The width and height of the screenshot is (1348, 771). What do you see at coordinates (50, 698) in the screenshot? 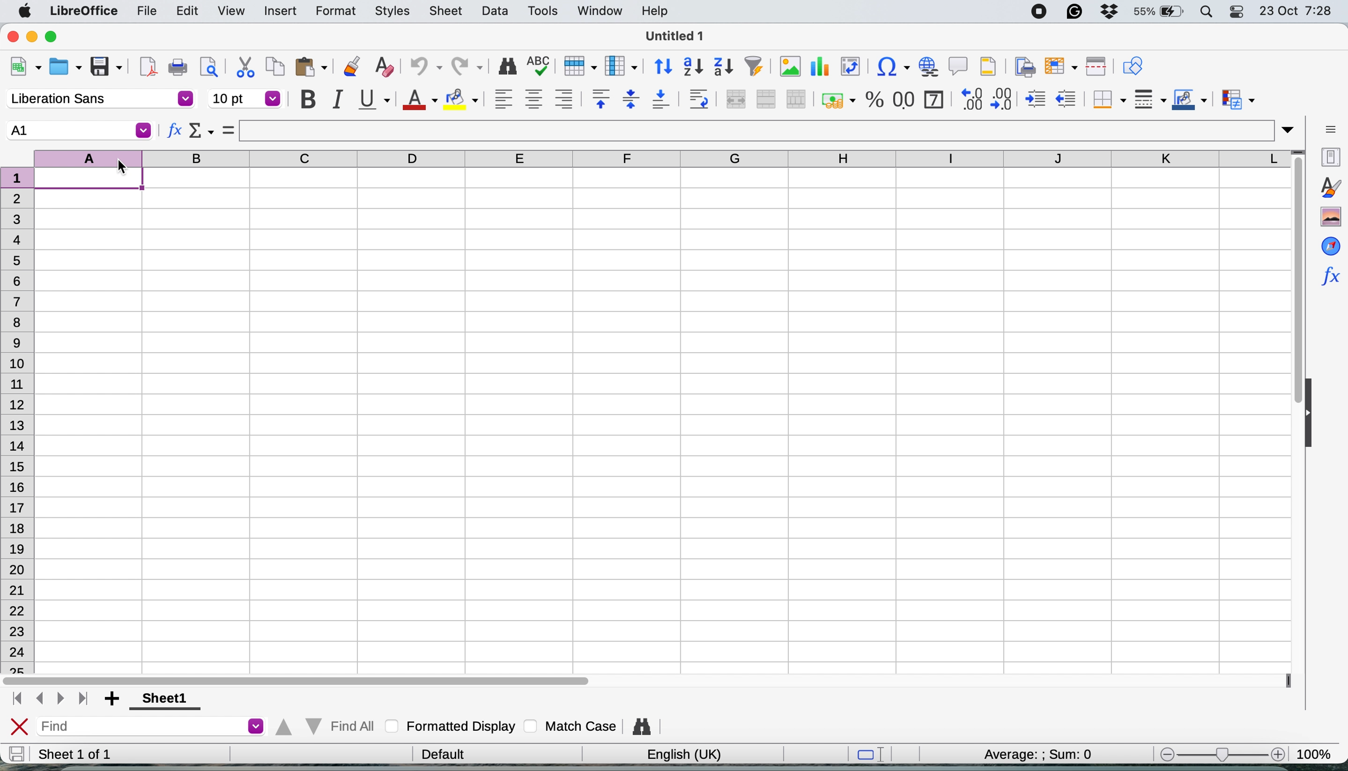
I see `switch between sheets` at bounding box center [50, 698].